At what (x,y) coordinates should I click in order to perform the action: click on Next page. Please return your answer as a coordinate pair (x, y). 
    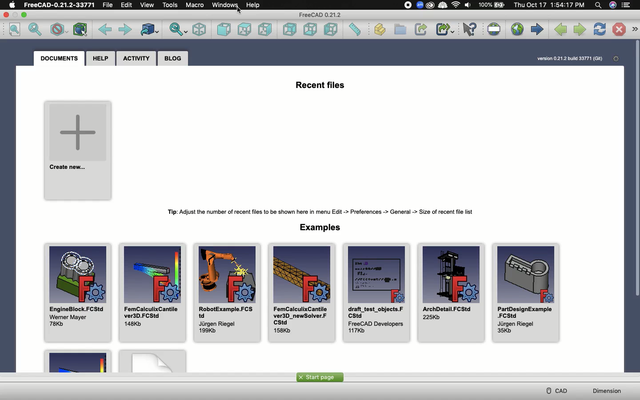
    Looking at the image, I should click on (580, 29).